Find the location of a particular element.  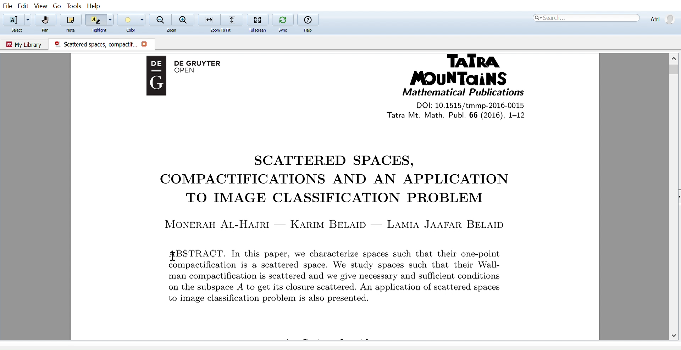

TO IMAGE CLASSIFICATION PROBLEM is located at coordinates (339, 199).